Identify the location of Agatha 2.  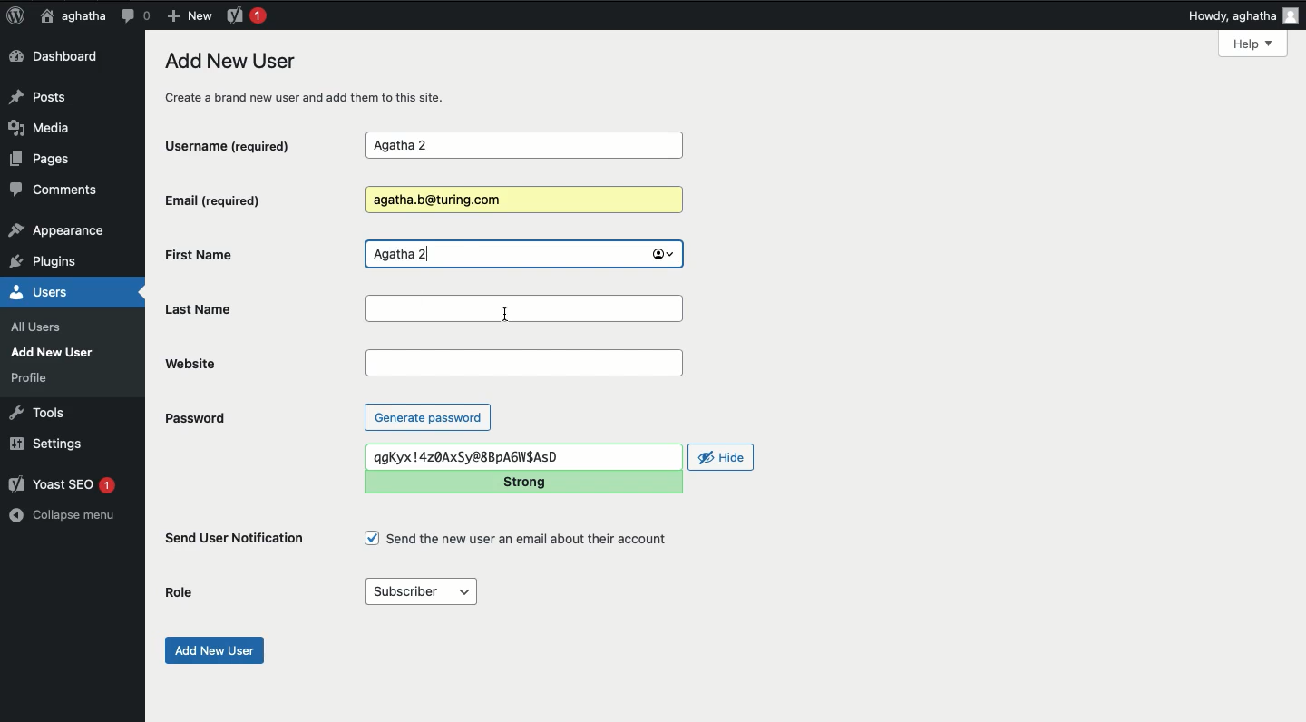
(523, 146).